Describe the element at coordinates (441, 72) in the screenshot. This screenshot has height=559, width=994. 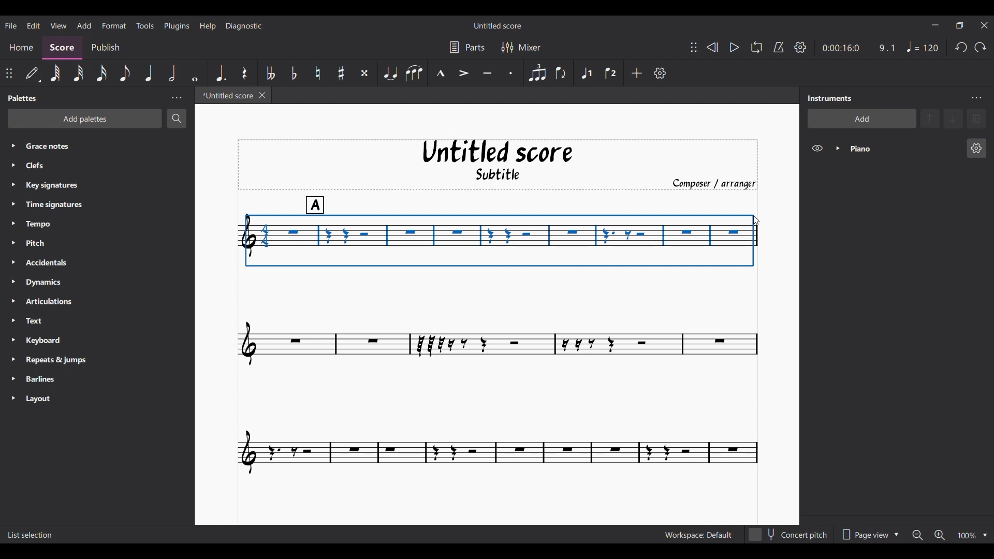
I see `Marcato` at that location.